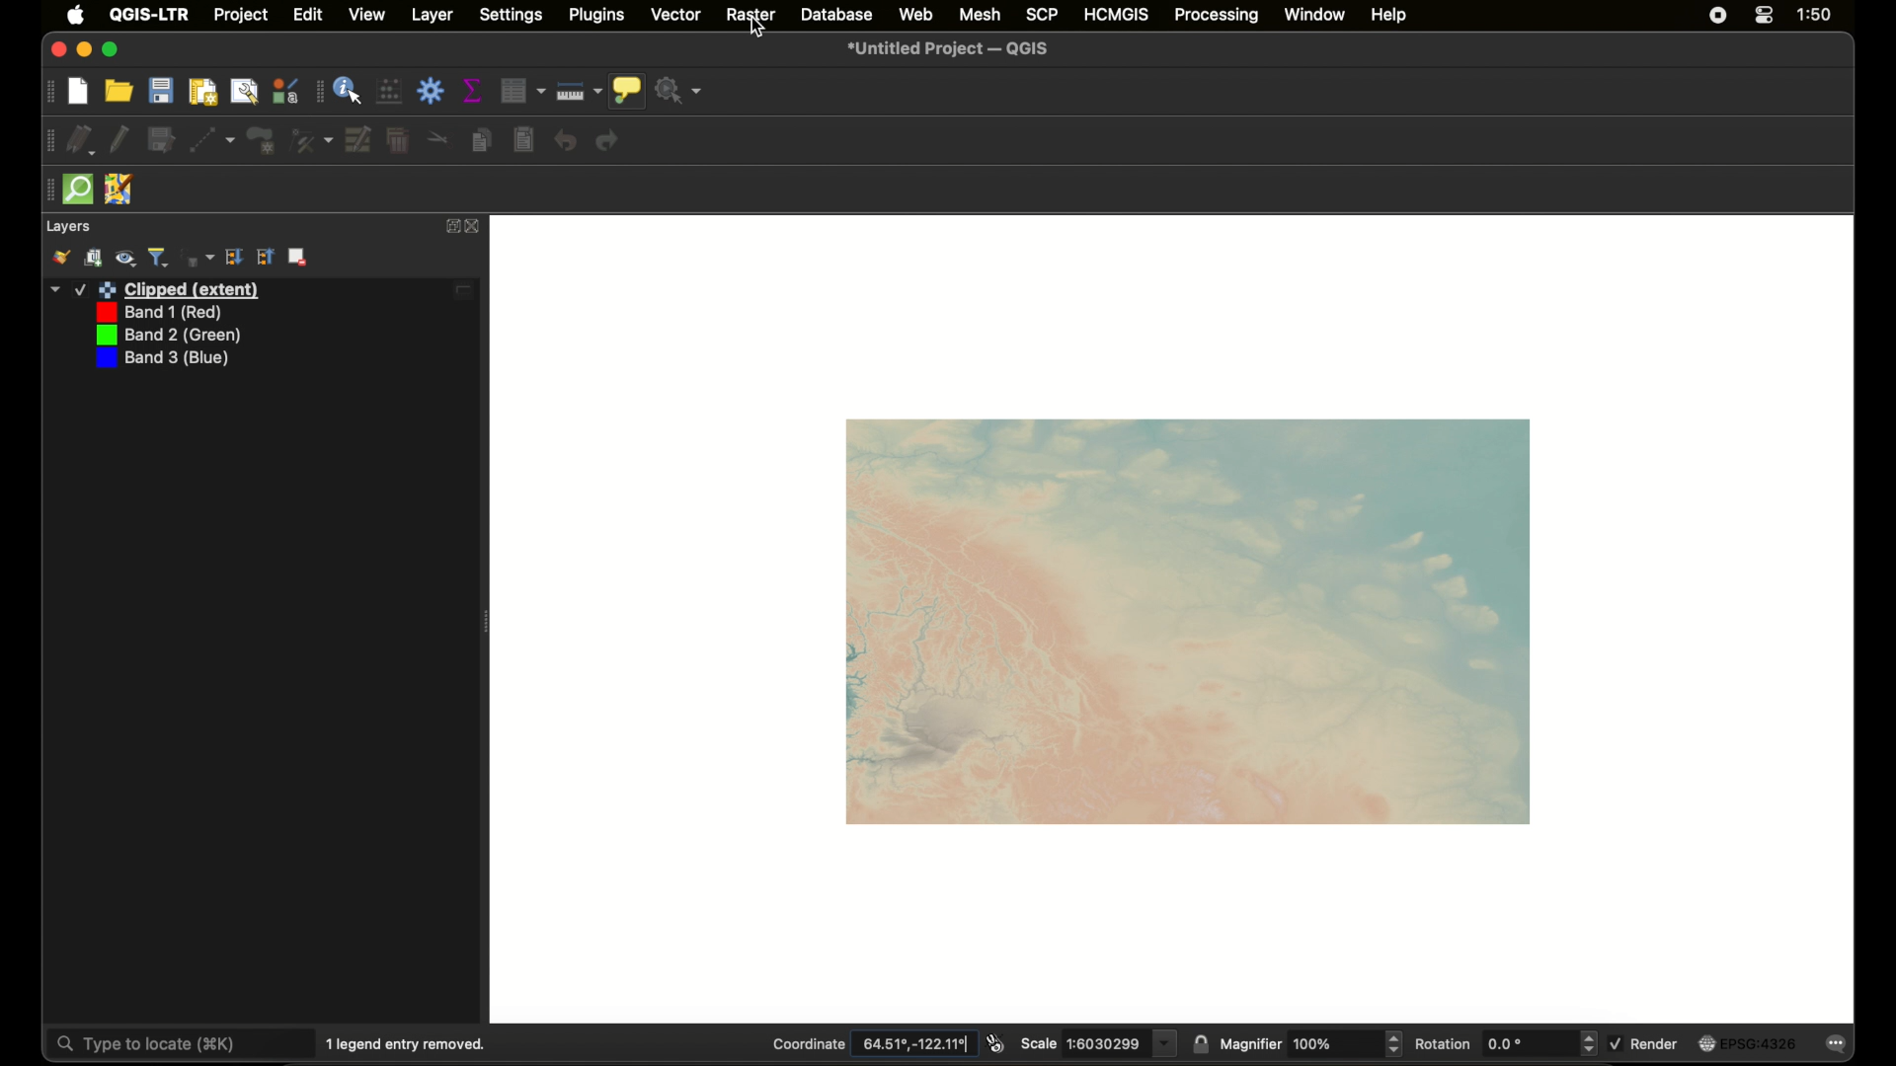 This screenshot has height=1066, width=1896. What do you see at coordinates (245, 93) in the screenshot?
I see `show layout manager` at bounding box center [245, 93].